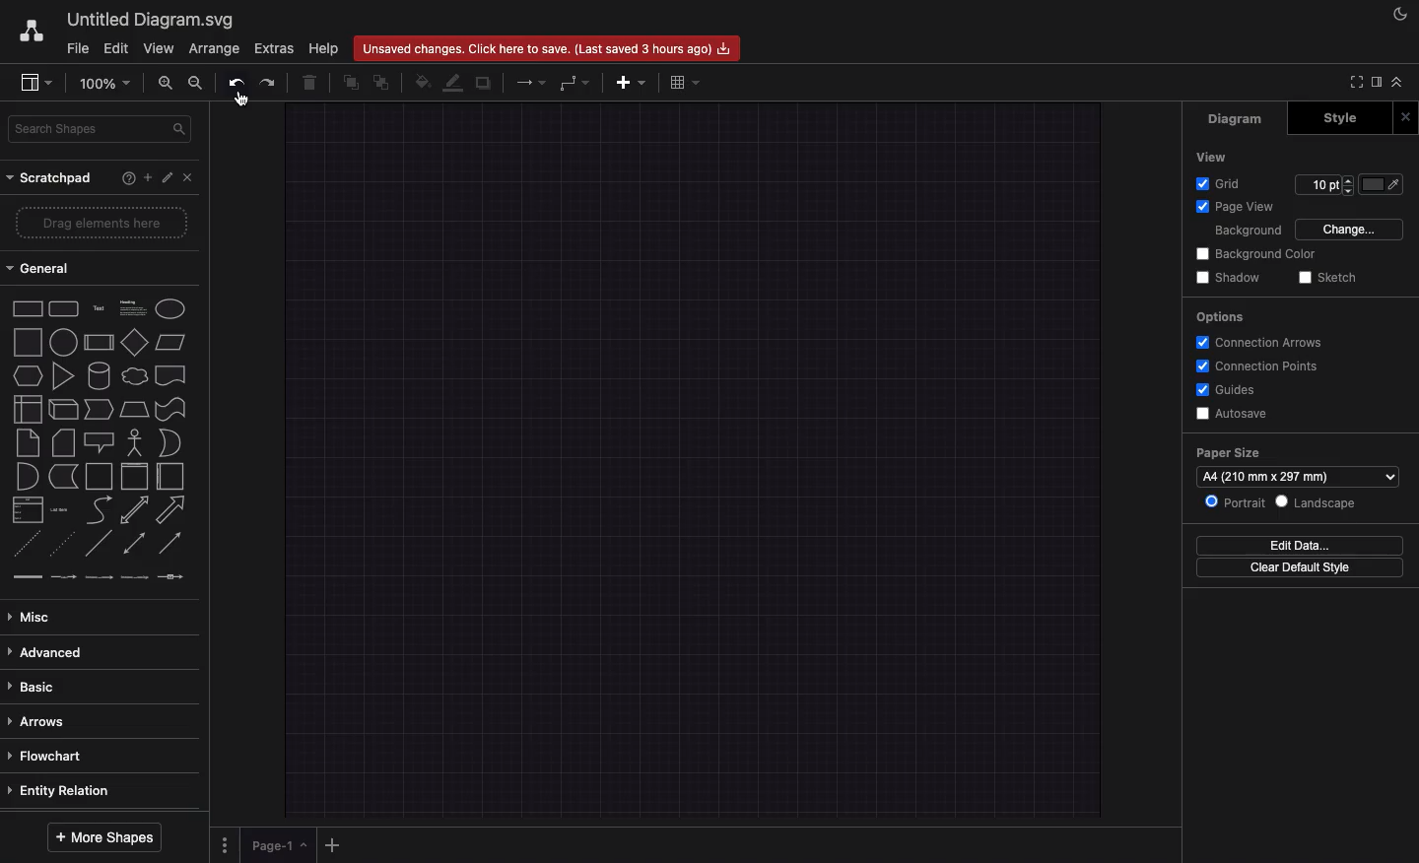  Describe the element at coordinates (1237, 502) in the screenshot. I see `Portrait` at that location.